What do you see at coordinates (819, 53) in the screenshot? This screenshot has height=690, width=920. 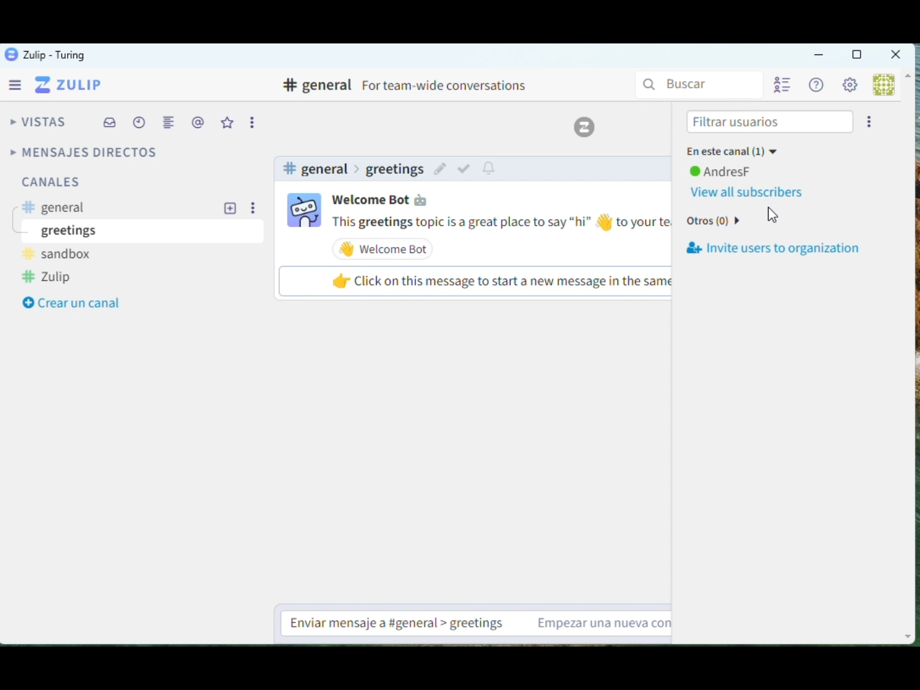 I see `Minimize` at bounding box center [819, 53].